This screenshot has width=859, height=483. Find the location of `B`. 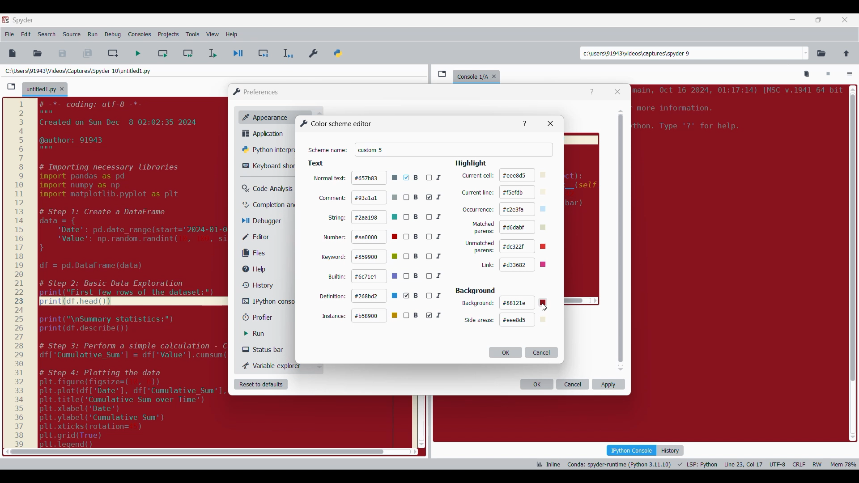

B is located at coordinates (411, 277).